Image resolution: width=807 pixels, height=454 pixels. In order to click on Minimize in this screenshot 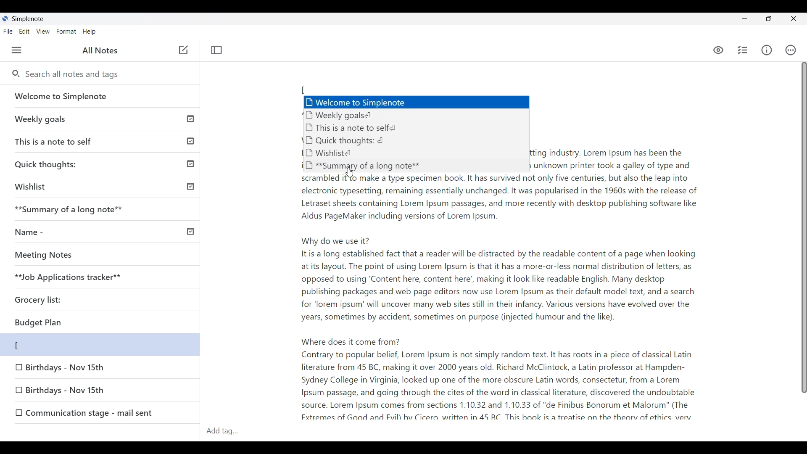, I will do `click(745, 18)`.